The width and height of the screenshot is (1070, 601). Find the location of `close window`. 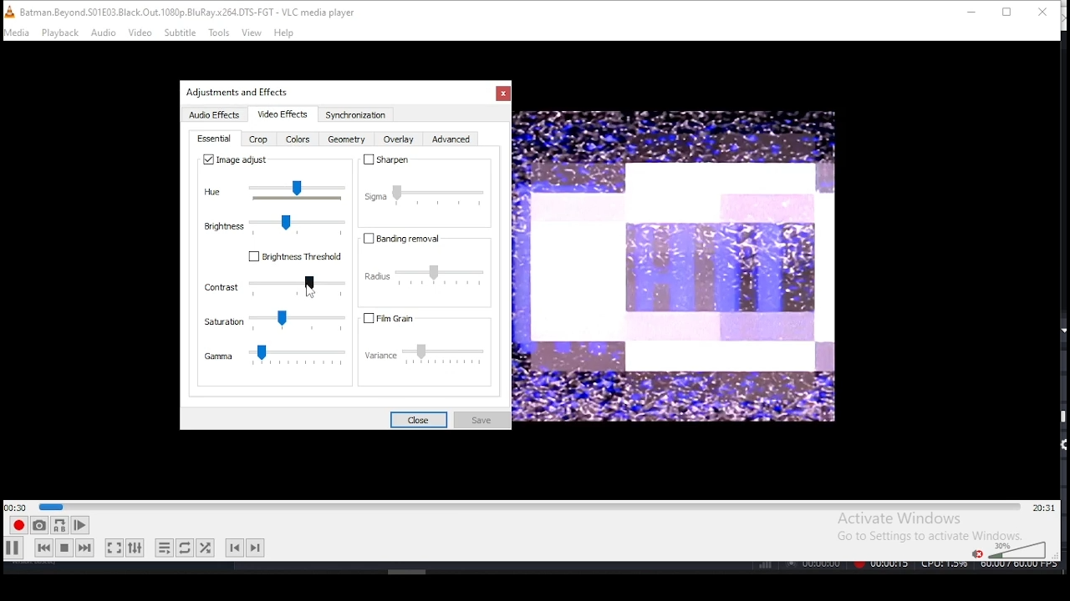

close window is located at coordinates (1043, 13).